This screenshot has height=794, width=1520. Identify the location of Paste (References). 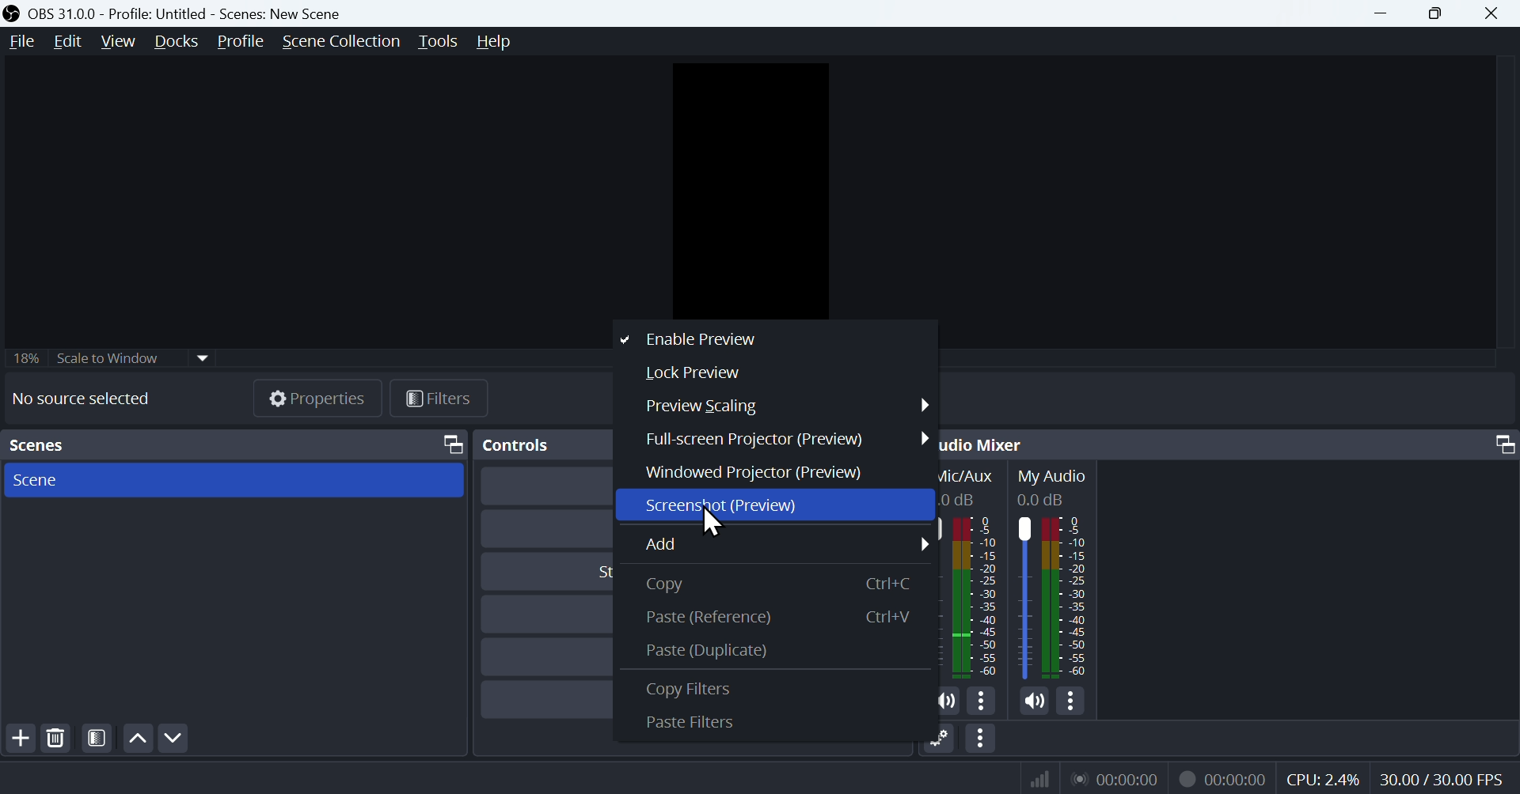
(770, 619).